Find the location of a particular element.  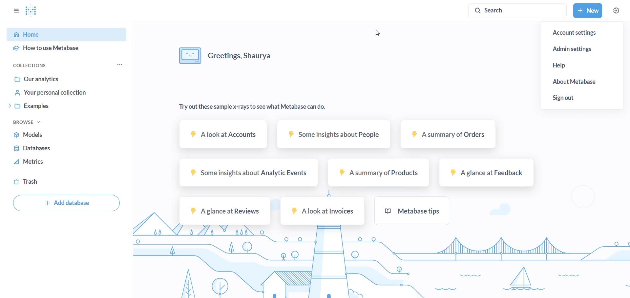

account settings is located at coordinates (576, 33).